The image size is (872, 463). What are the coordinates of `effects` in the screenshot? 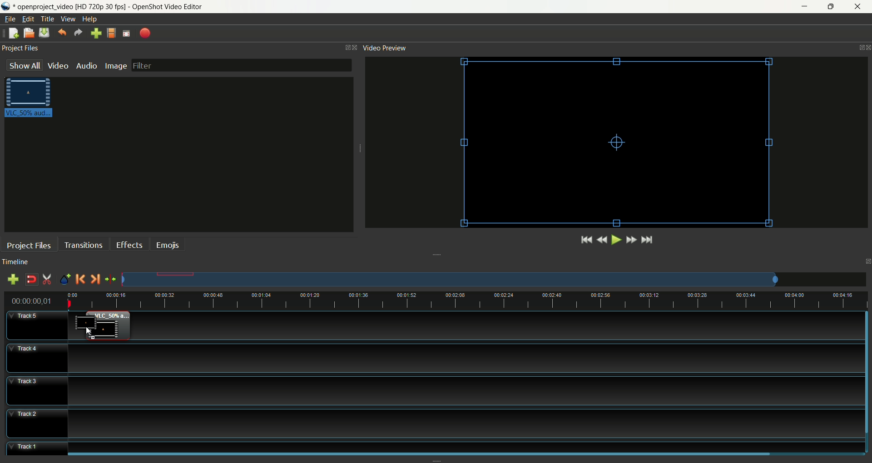 It's located at (129, 244).